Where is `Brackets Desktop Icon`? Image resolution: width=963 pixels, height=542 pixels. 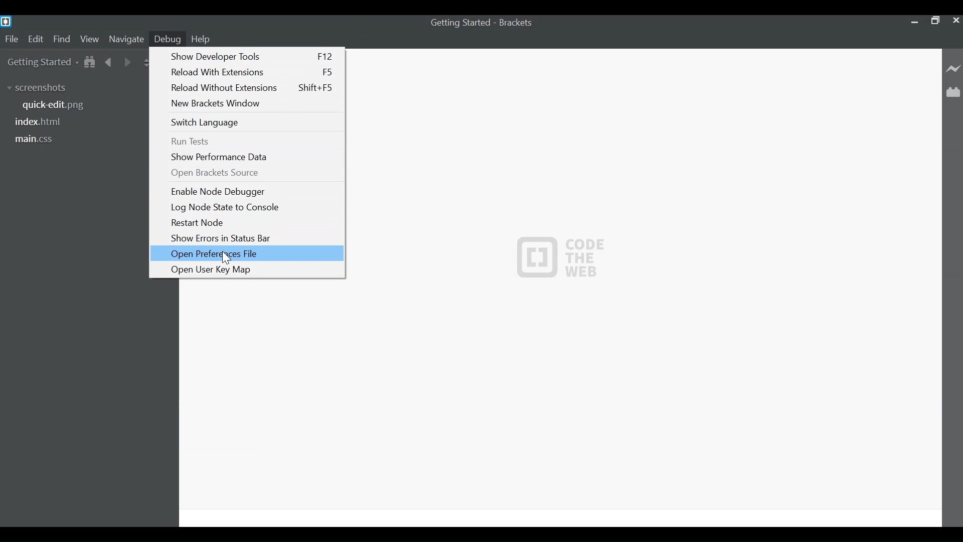 Brackets Desktop Icon is located at coordinates (7, 21).